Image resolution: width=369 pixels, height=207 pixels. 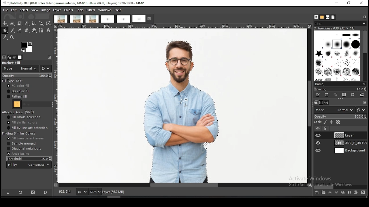 I want to click on scroll bar, so click(x=364, y=56).